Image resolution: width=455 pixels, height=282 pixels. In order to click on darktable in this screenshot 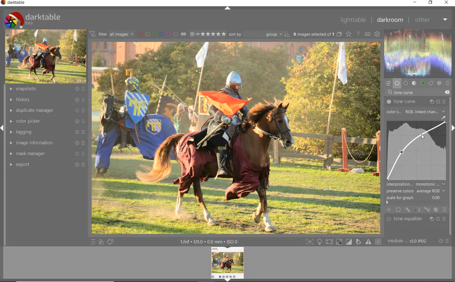, I will do `click(32, 19)`.